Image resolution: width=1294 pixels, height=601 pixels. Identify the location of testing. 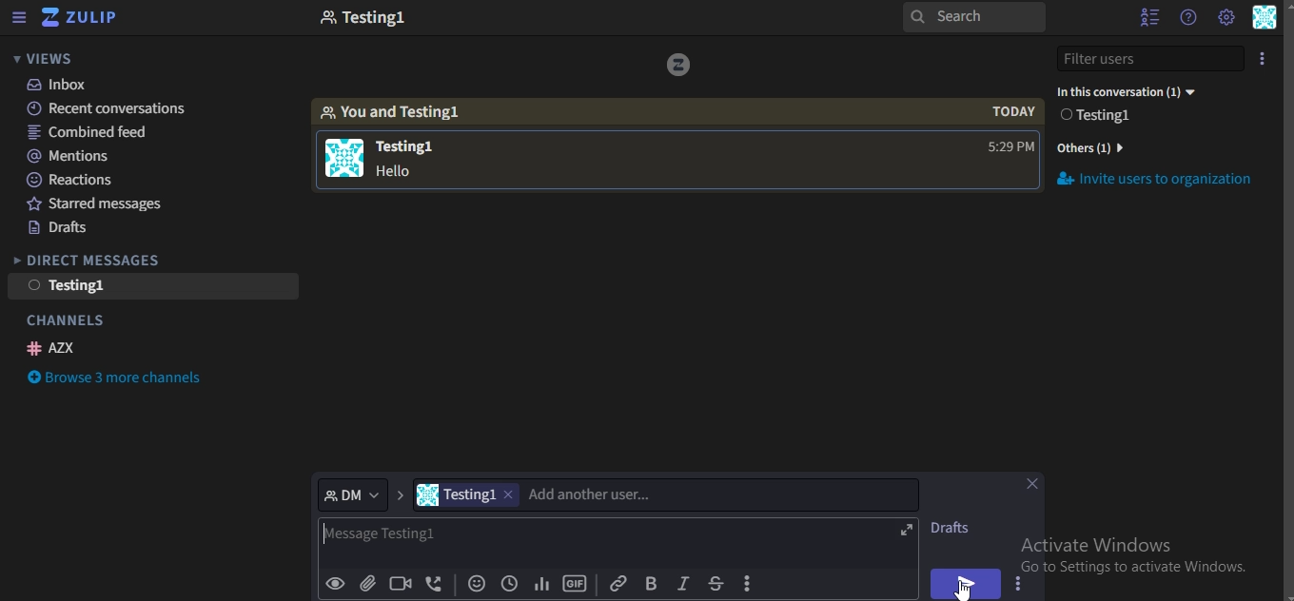
(1097, 117).